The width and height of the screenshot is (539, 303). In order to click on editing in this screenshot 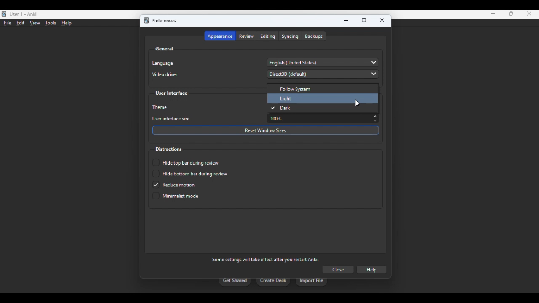, I will do `click(268, 36)`.